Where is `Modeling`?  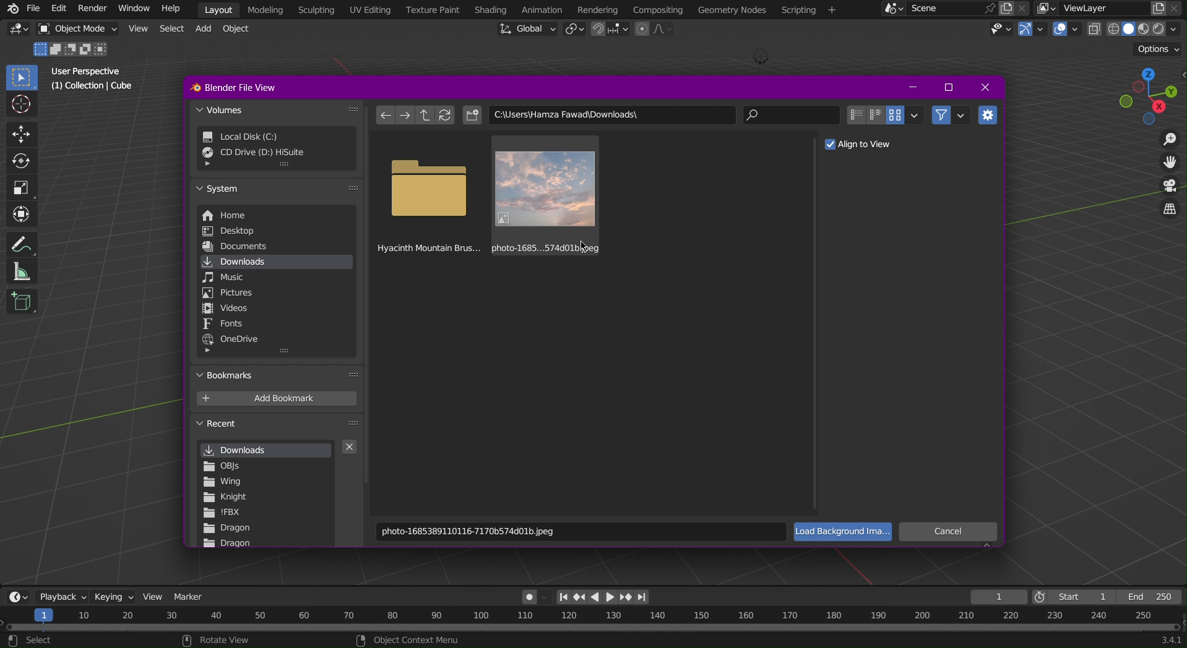
Modeling is located at coordinates (267, 9).